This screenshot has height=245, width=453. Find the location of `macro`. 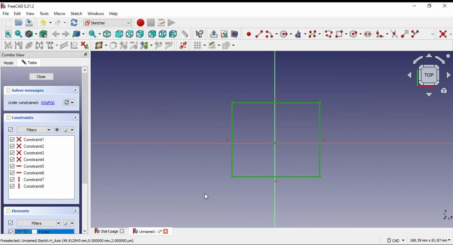

macro is located at coordinates (60, 13).